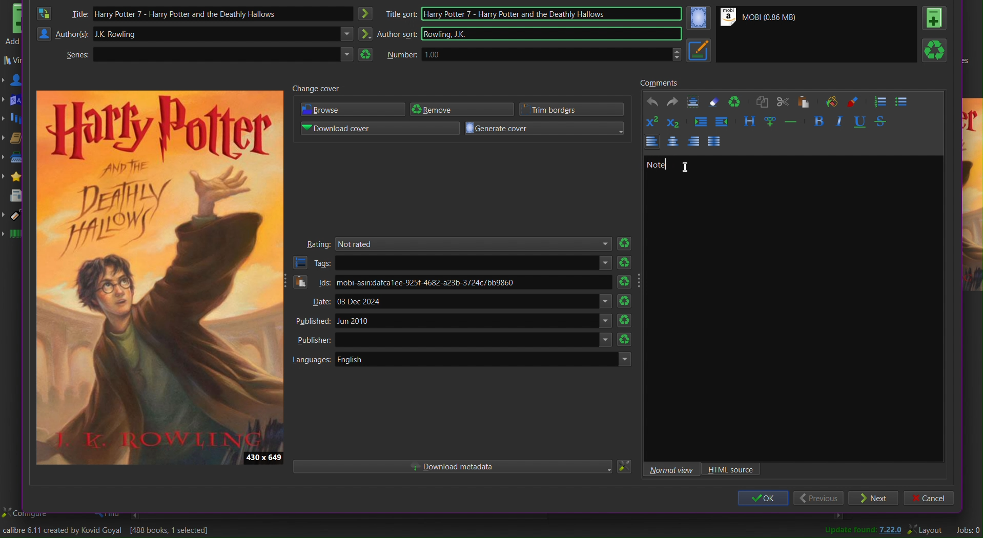  Describe the element at coordinates (46, 13) in the screenshot. I see `Swap Author and Title` at that location.